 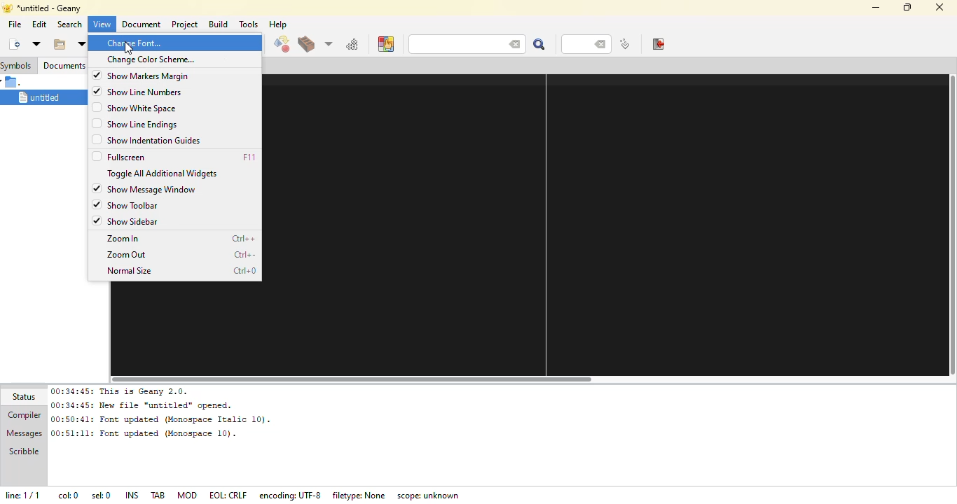 I want to click on back space, so click(x=602, y=45).